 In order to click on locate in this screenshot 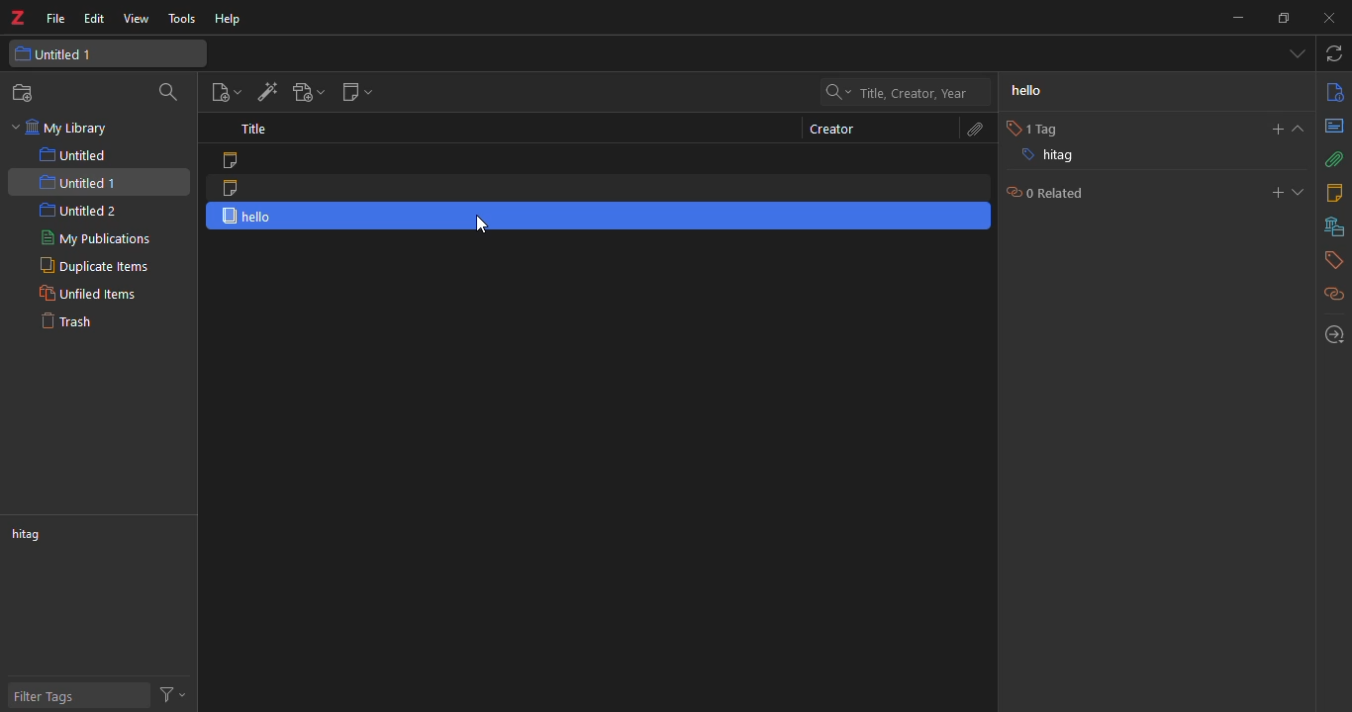, I will do `click(1329, 335)`.